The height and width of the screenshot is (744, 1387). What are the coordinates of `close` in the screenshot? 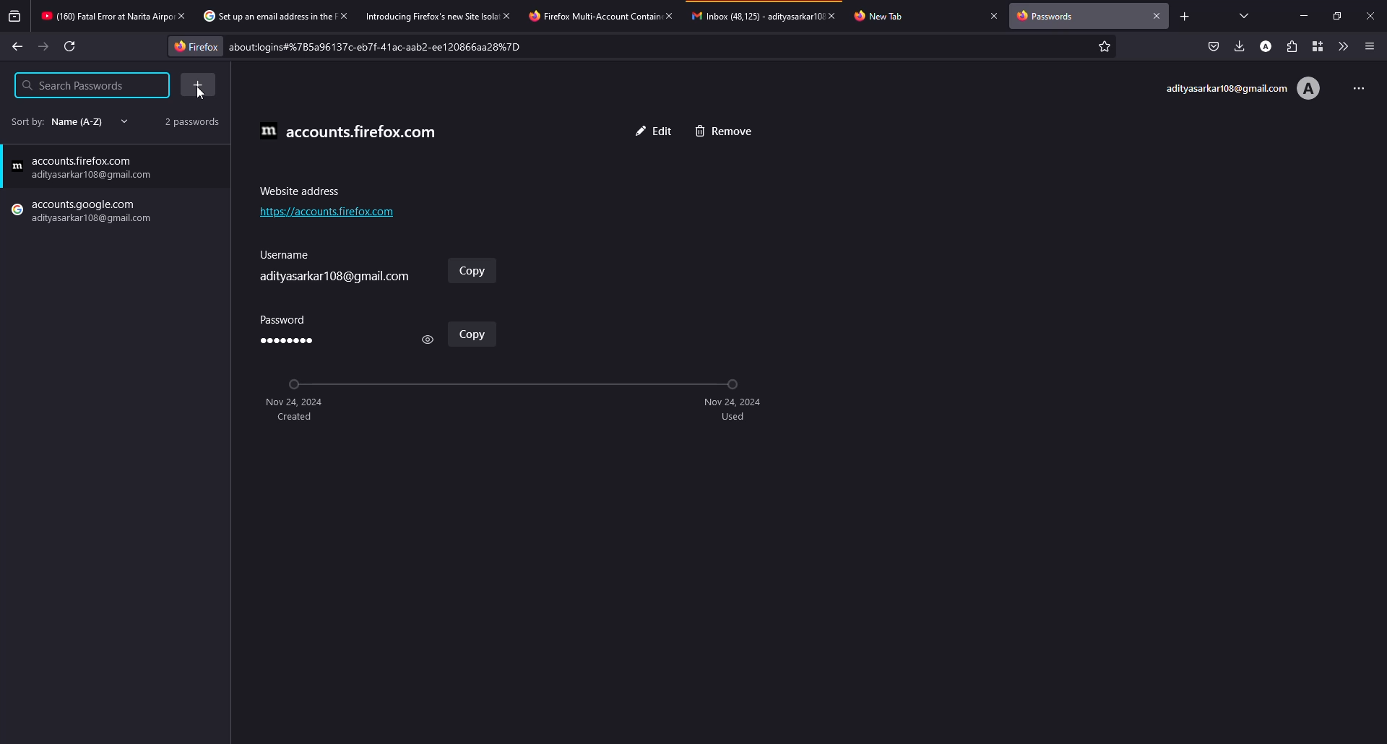 It's located at (181, 15).